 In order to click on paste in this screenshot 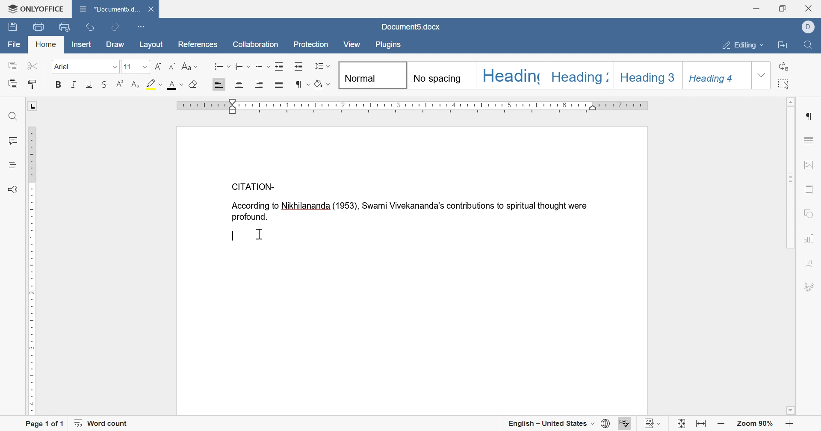, I will do `click(13, 85)`.